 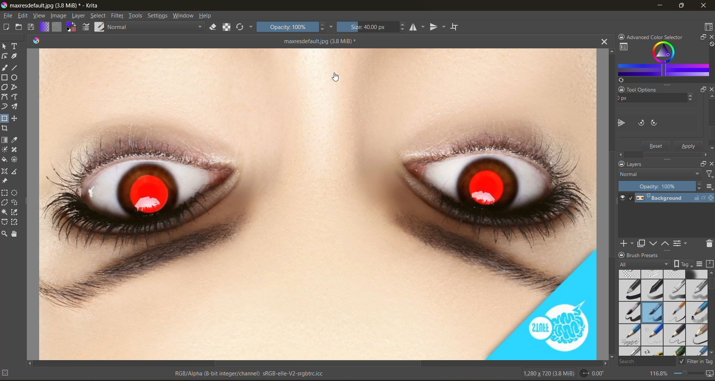 What do you see at coordinates (78, 16) in the screenshot?
I see `layer` at bounding box center [78, 16].